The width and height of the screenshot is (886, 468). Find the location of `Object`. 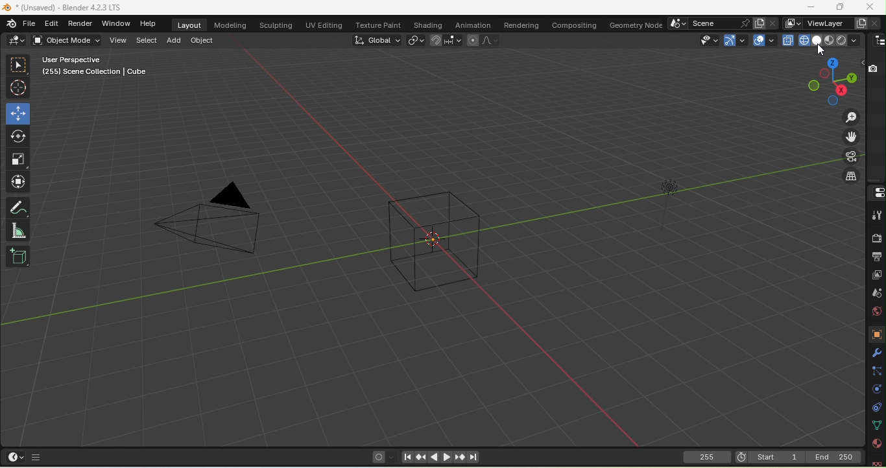

Object is located at coordinates (202, 41).